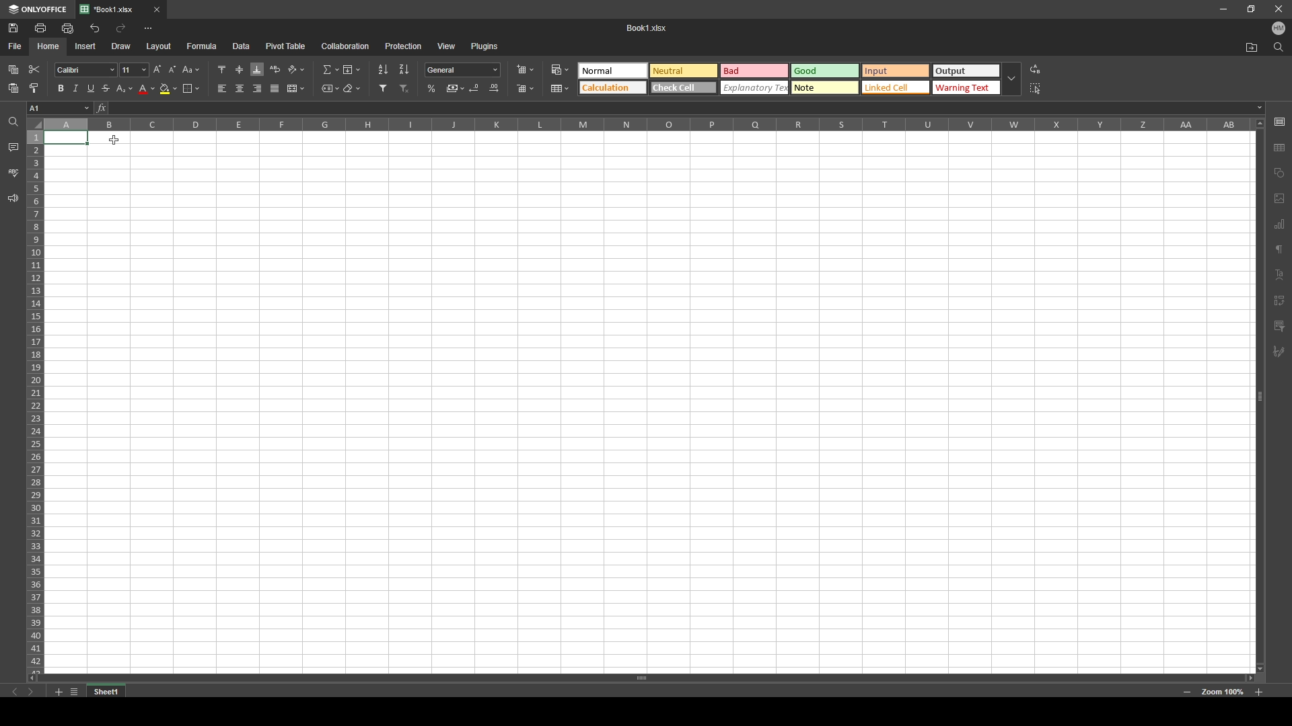 This screenshot has height=726, width=1292. What do you see at coordinates (86, 70) in the screenshot?
I see `font style` at bounding box center [86, 70].